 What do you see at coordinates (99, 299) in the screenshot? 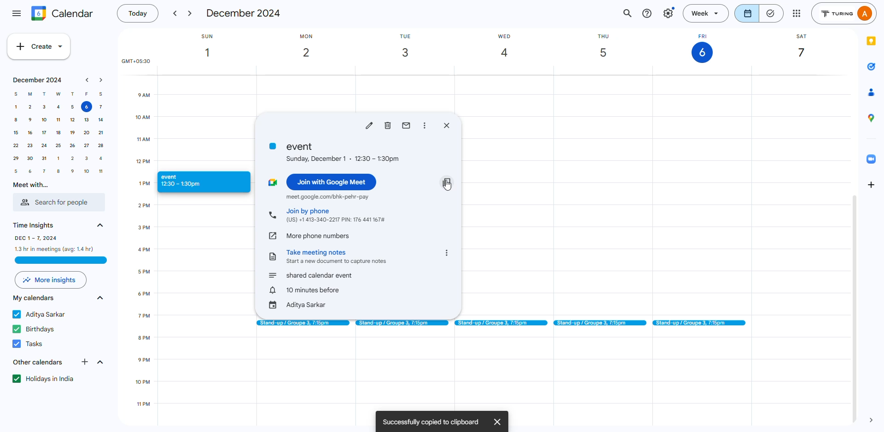
I see `collapse` at bounding box center [99, 299].